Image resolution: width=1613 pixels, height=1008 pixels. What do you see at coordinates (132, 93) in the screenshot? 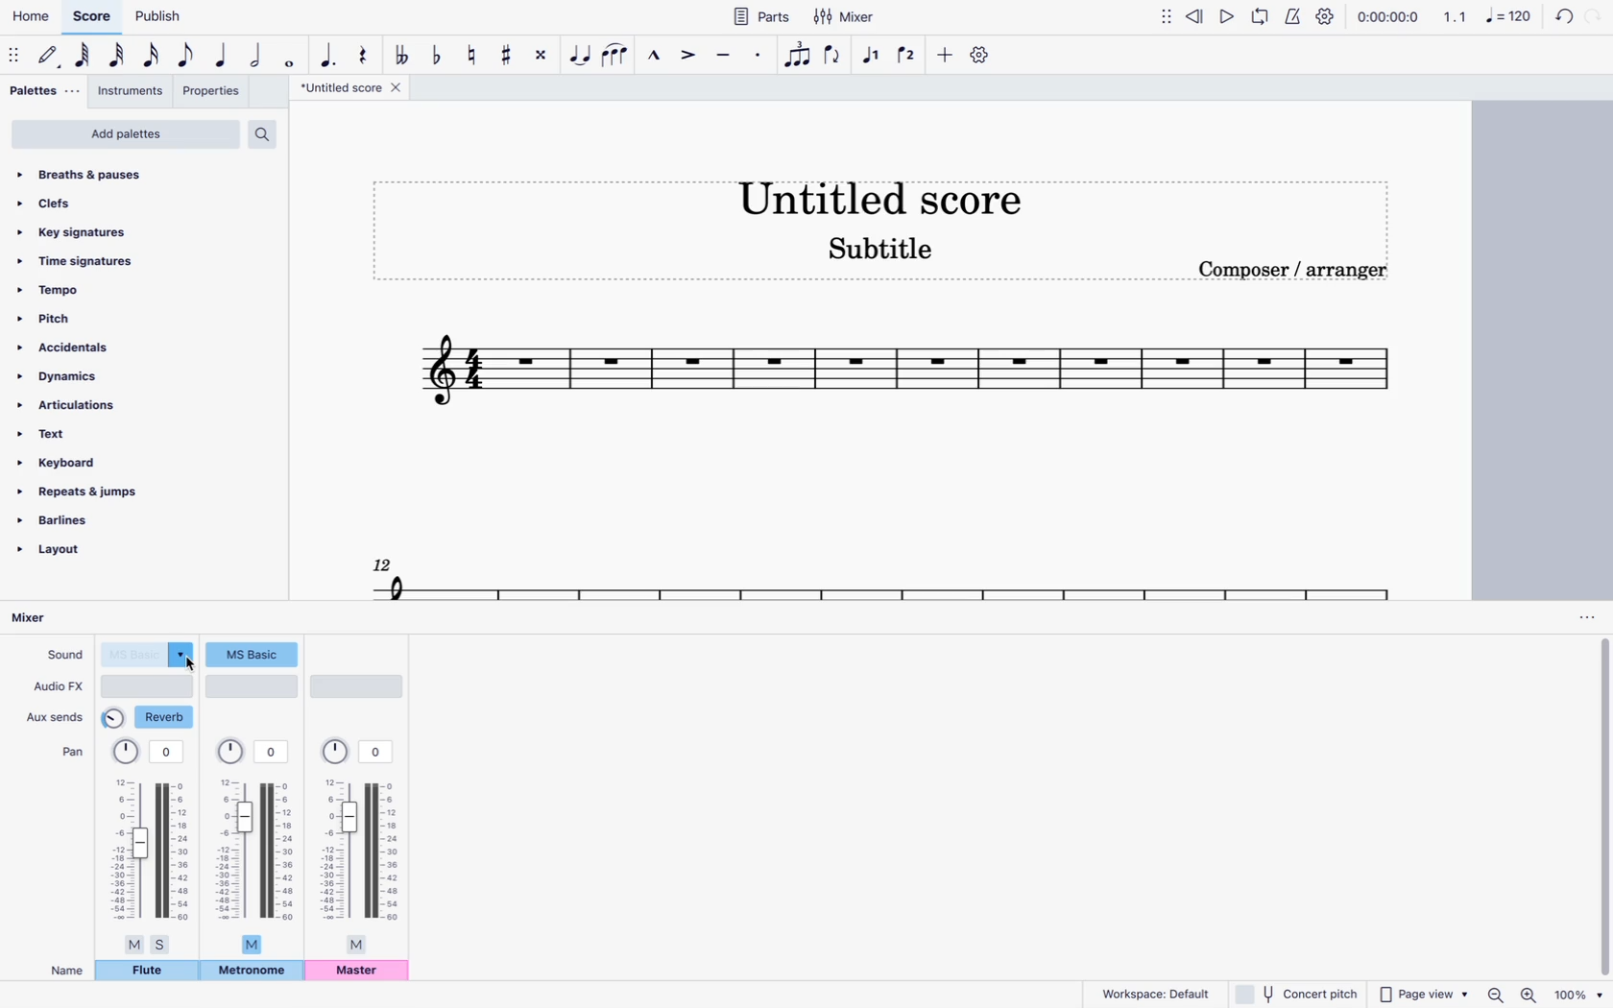
I see `instruments` at bounding box center [132, 93].